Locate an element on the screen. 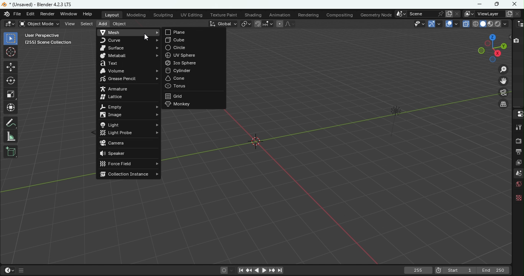 The image size is (524, 276). Curve is located at coordinates (130, 40).